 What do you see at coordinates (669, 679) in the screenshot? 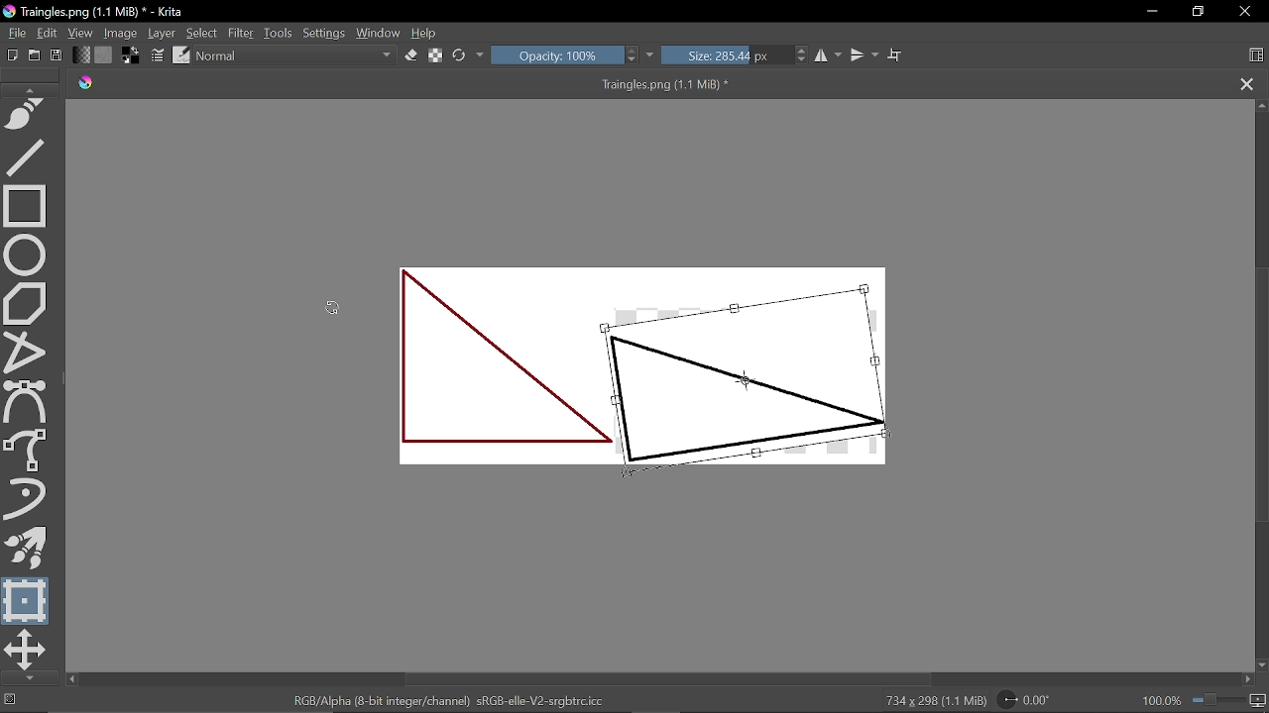
I see `Horizontal scrollbar` at bounding box center [669, 679].